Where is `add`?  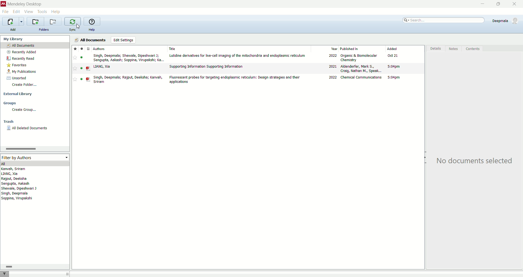
add is located at coordinates (12, 30).